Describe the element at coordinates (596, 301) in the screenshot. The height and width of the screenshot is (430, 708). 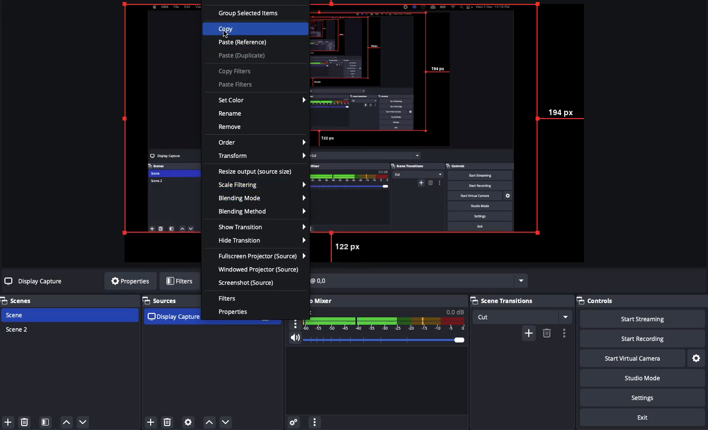
I see `Controls` at that location.